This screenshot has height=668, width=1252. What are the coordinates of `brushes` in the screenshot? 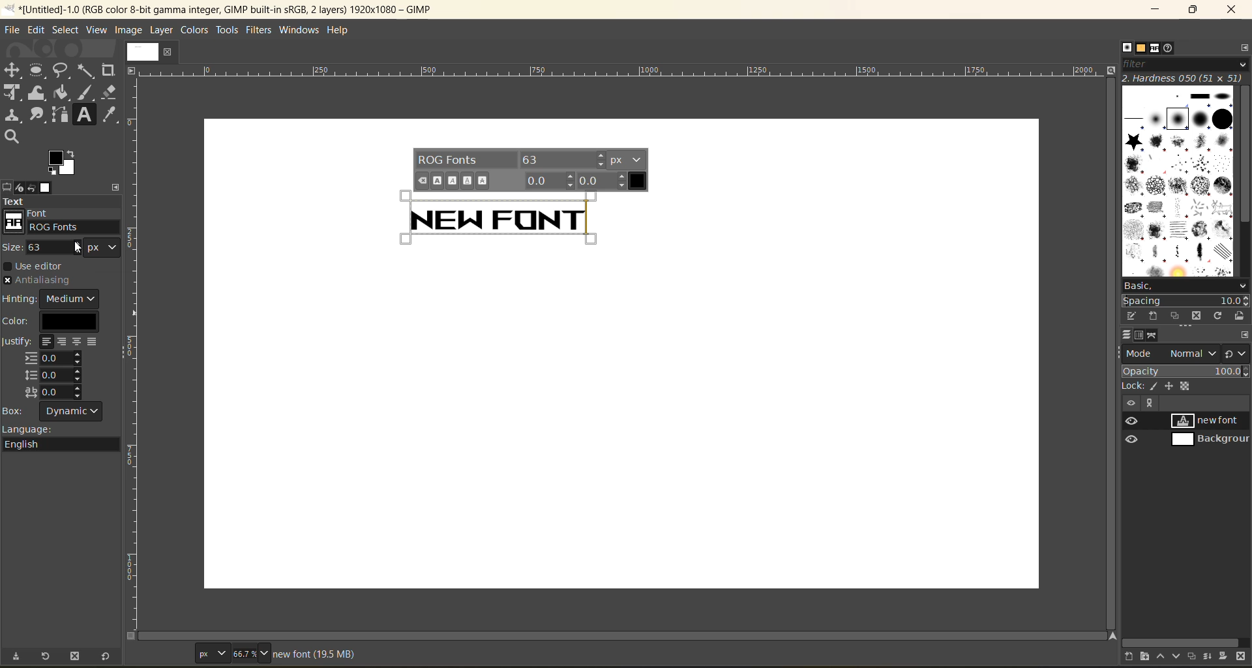 It's located at (1127, 47).